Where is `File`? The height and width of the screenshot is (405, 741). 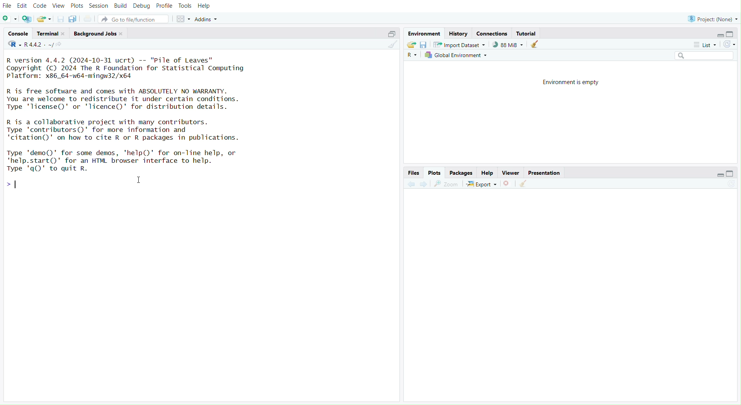
File is located at coordinates (8, 5).